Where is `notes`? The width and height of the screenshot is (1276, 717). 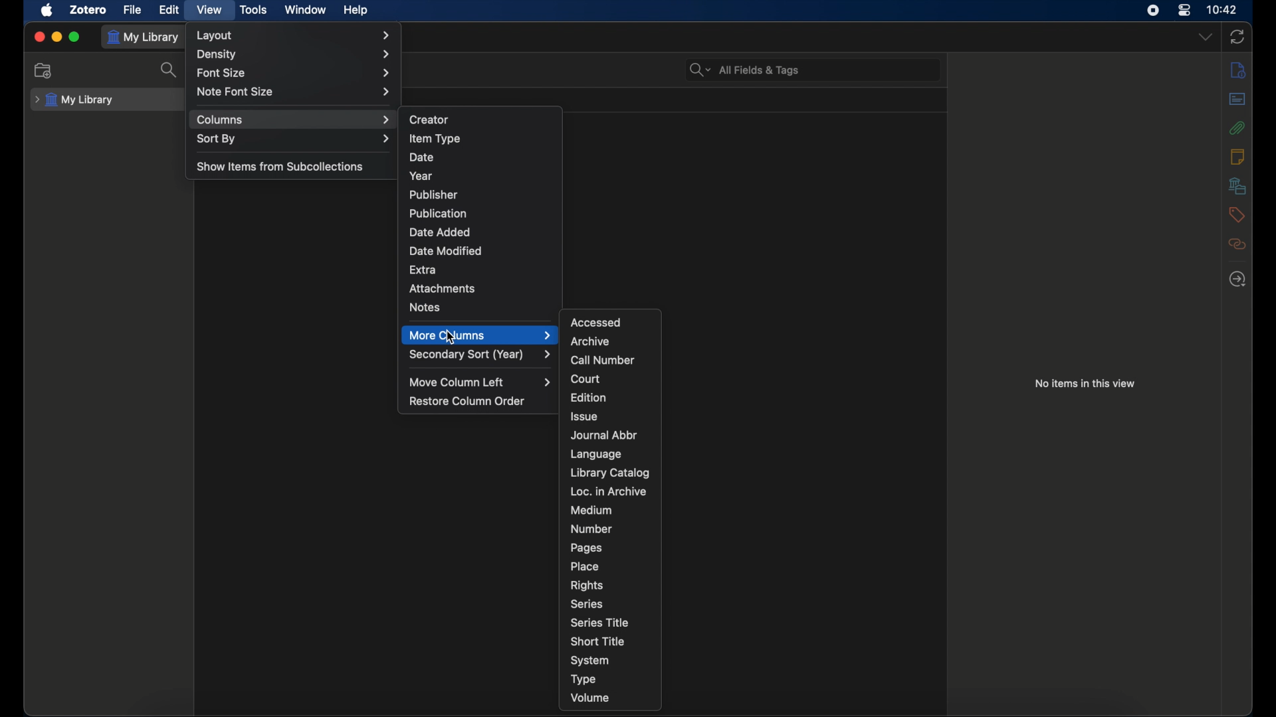 notes is located at coordinates (425, 307).